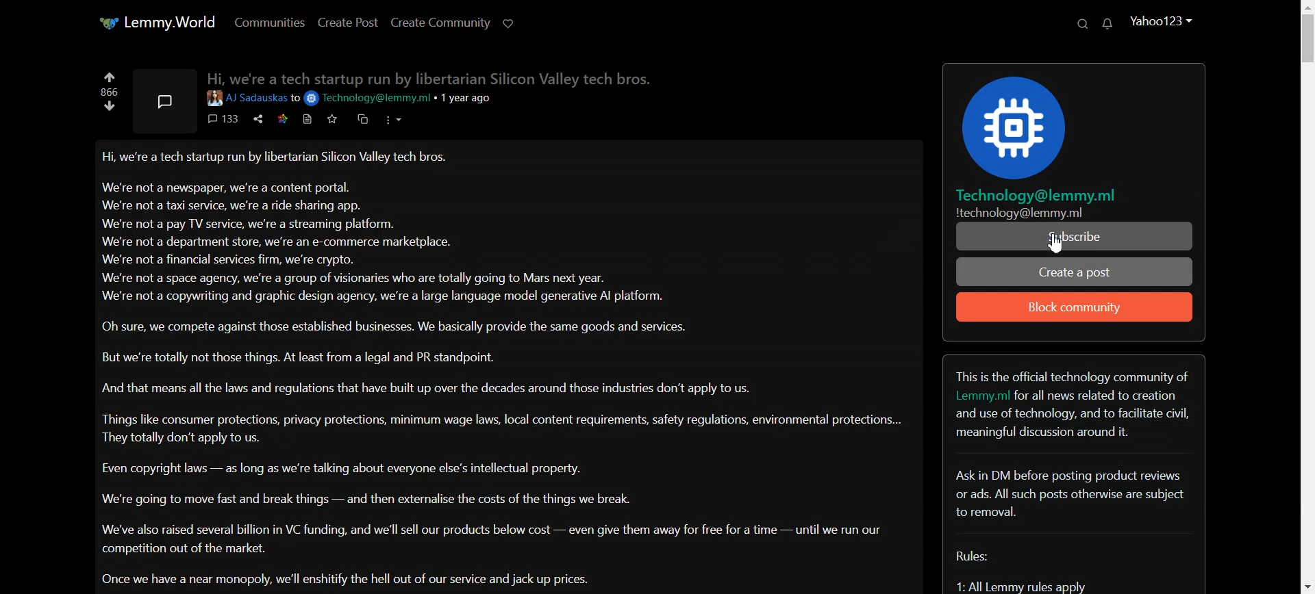 This screenshot has height=594, width=1315. What do you see at coordinates (440, 22) in the screenshot?
I see `Create Community` at bounding box center [440, 22].